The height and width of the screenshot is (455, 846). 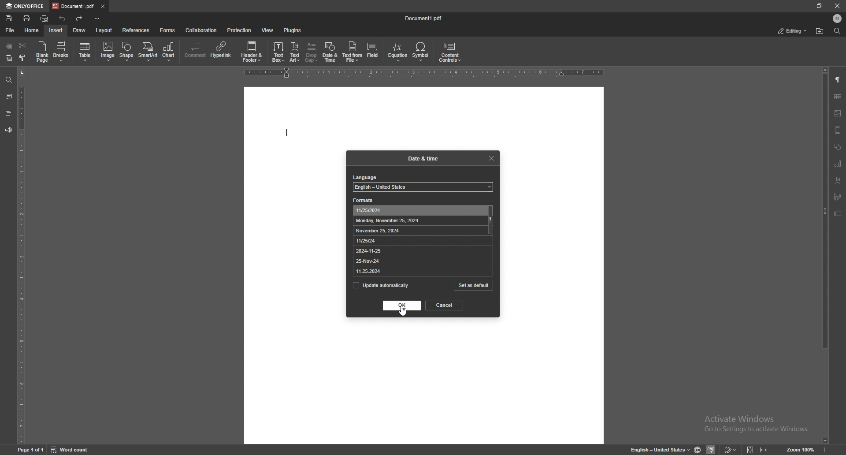 I want to click on smart art, so click(x=148, y=52).